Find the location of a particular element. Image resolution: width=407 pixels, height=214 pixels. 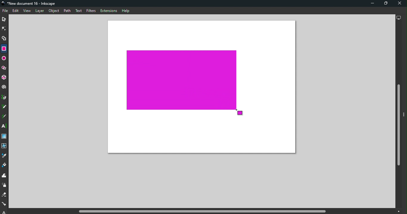

Extensions is located at coordinates (108, 10).